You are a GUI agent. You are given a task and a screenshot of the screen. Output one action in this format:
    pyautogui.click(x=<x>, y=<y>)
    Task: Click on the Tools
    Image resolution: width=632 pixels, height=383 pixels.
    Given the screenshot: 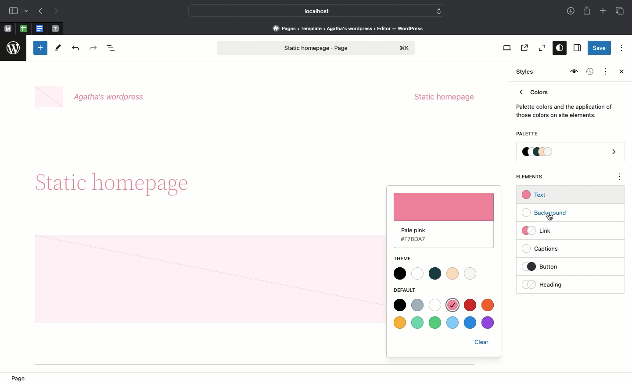 What is the action you would take?
    pyautogui.click(x=58, y=50)
    